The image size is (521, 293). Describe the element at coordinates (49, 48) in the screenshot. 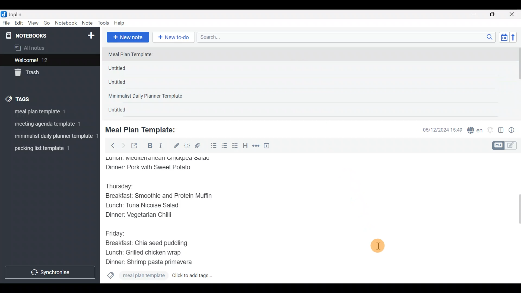

I see `All notes` at that location.